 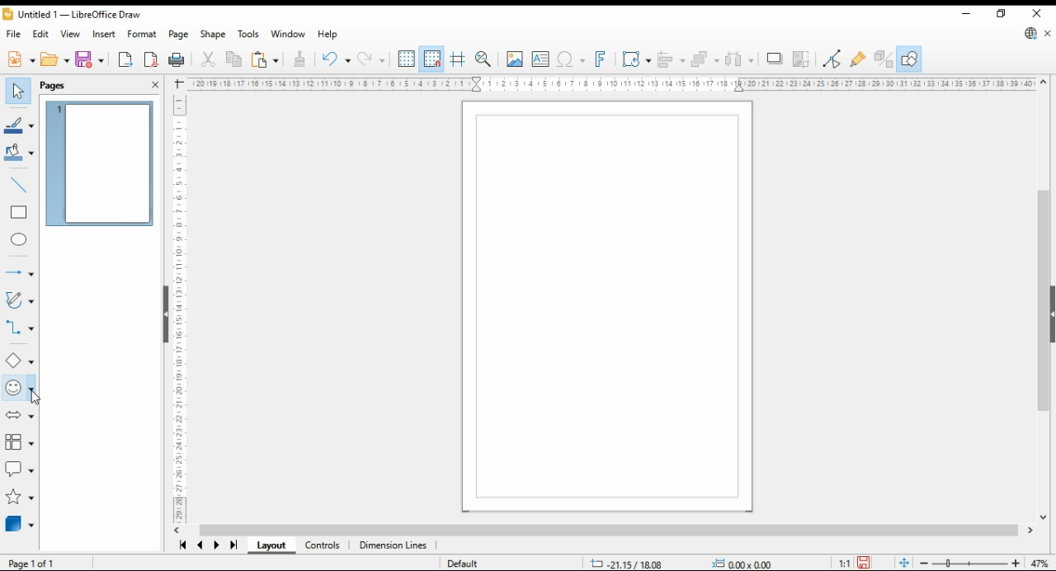 I want to click on close formatting, so click(x=300, y=59).